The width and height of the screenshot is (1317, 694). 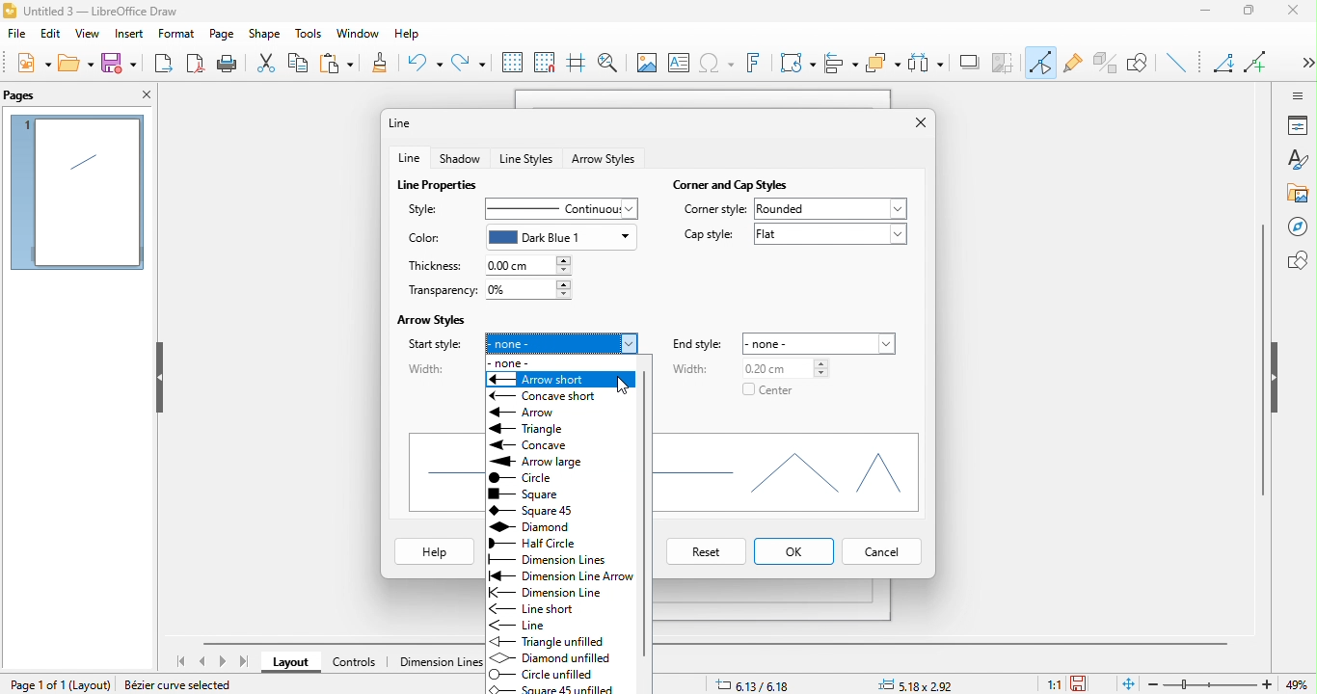 What do you see at coordinates (510, 360) in the screenshot?
I see `none` at bounding box center [510, 360].